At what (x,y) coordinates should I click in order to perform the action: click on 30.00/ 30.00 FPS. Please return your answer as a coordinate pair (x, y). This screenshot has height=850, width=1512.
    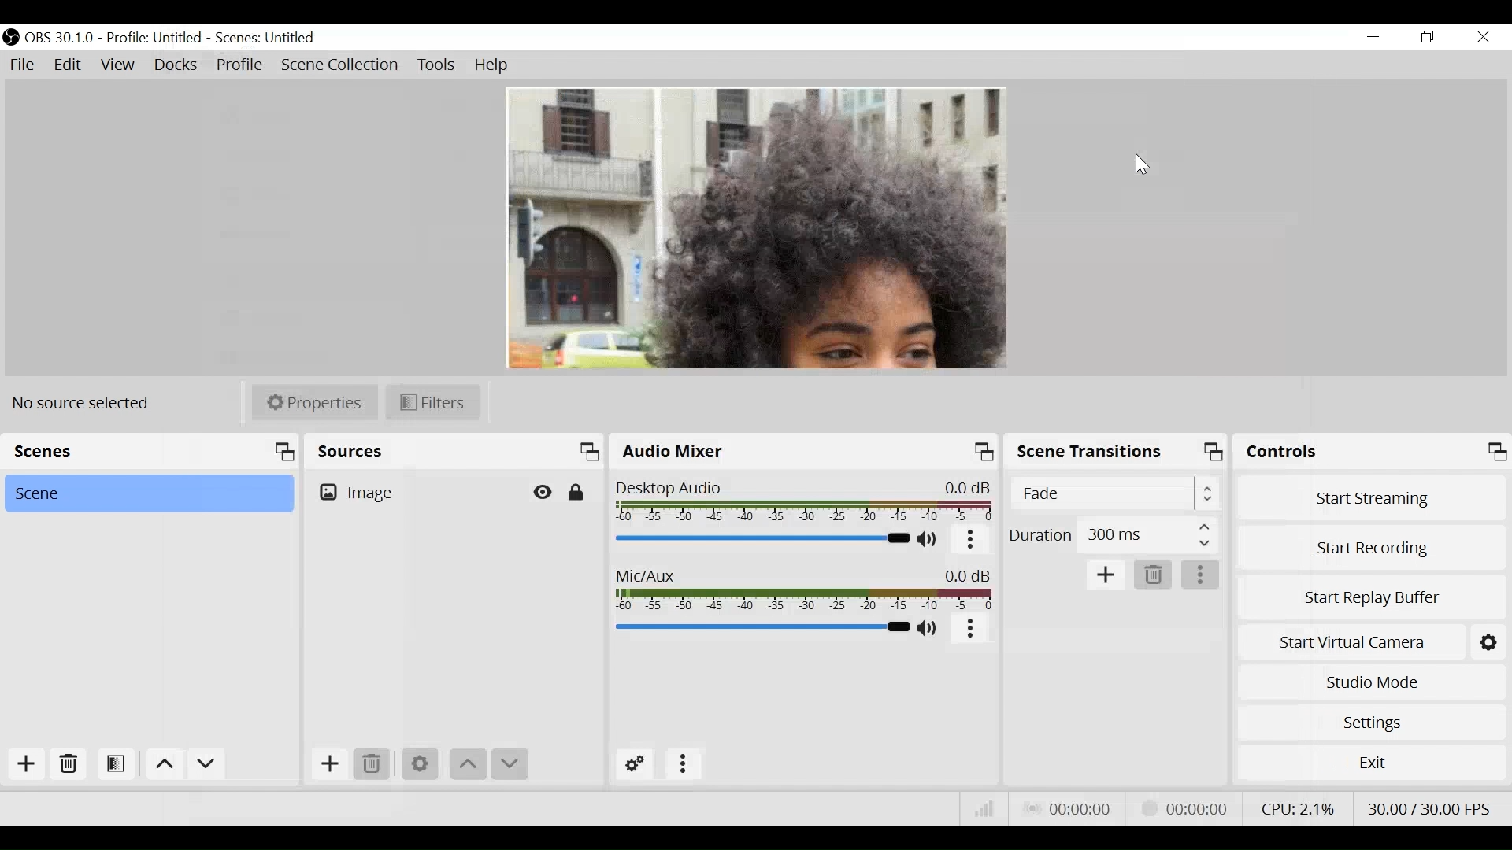
    Looking at the image, I should click on (1430, 807).